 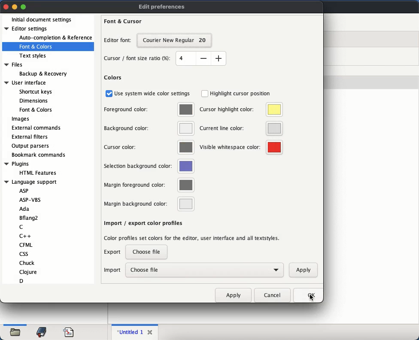 I want to click on Clojure, so click(x=28, y=272).